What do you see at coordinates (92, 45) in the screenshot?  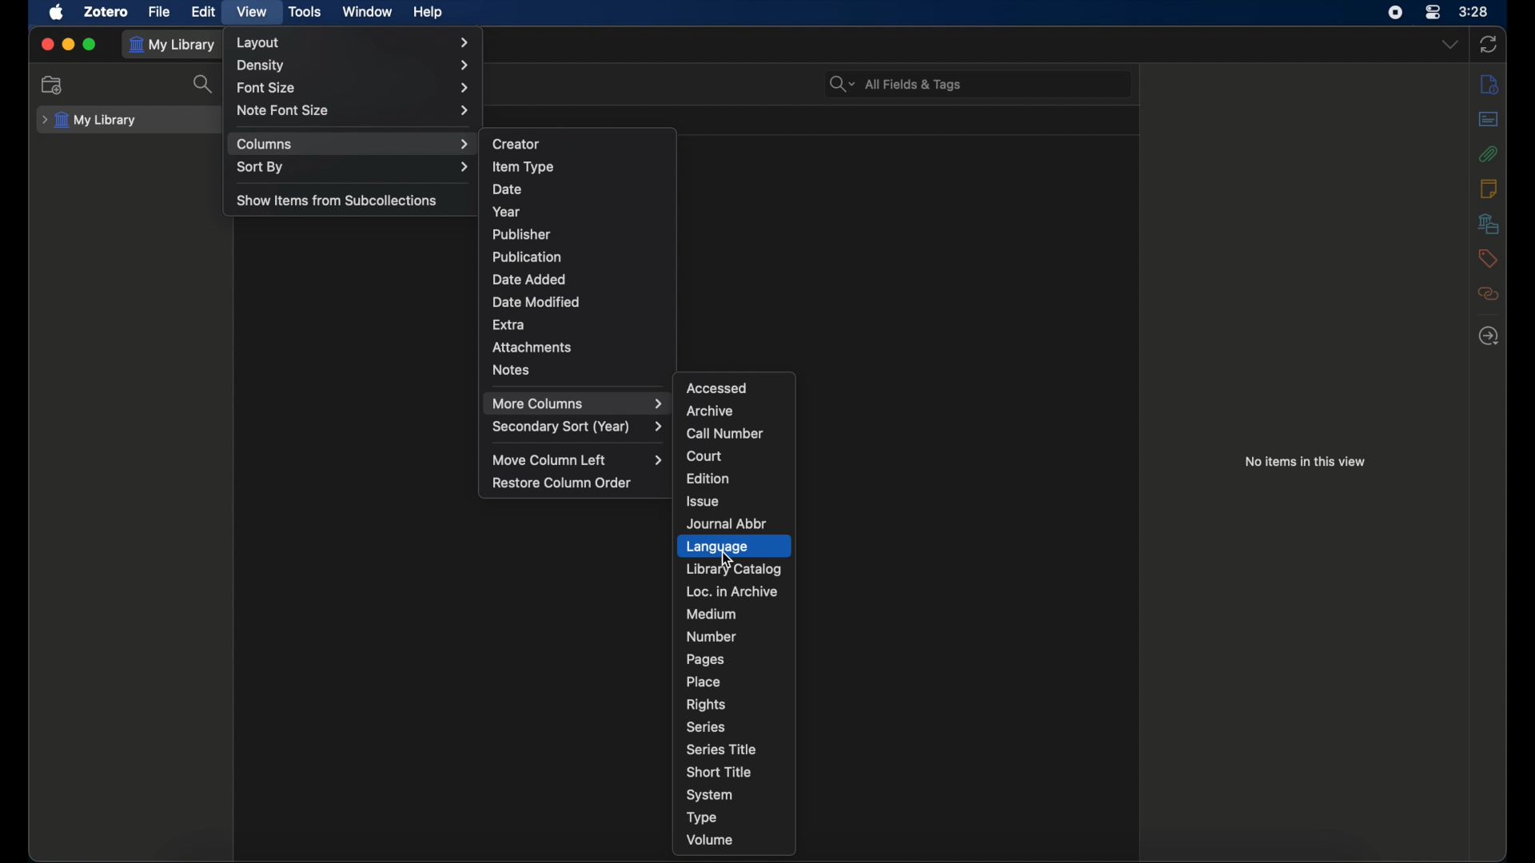 I see `maximize` at bounding box center [92, 45].